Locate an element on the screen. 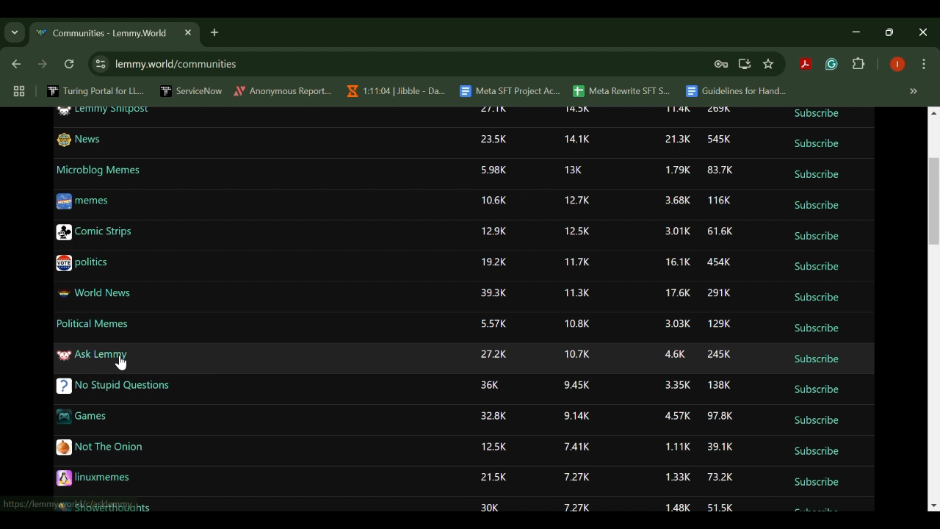 The height and width of the screenshot is (529, 940). Ask Lemmy is located at coordinates (93, 356).